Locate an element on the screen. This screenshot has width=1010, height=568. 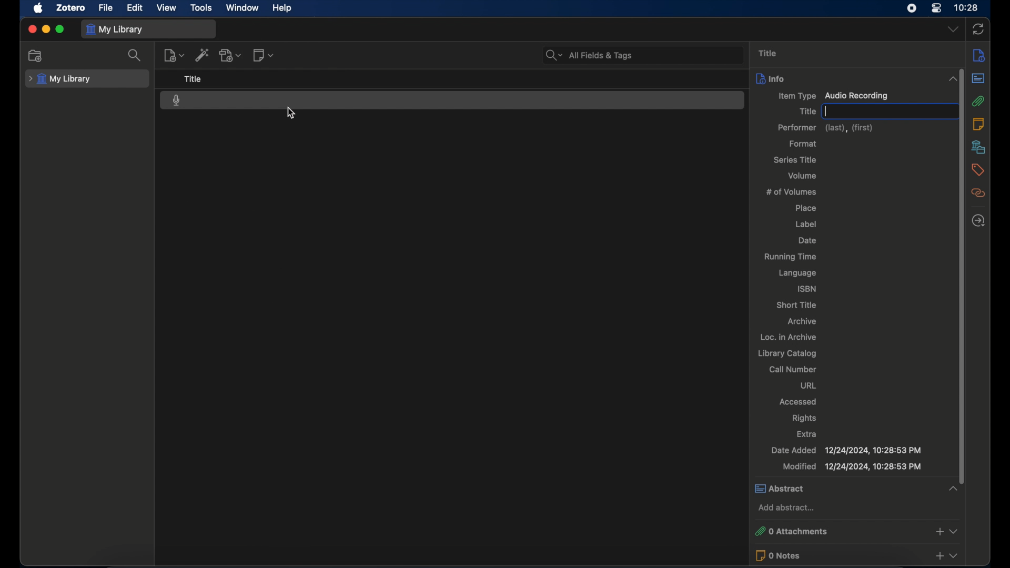
label is located at coordinates (807, 224).